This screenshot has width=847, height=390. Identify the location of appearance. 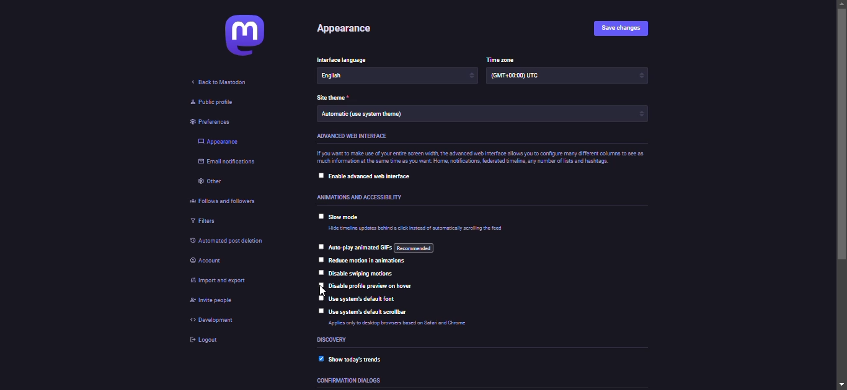
(219, 141).